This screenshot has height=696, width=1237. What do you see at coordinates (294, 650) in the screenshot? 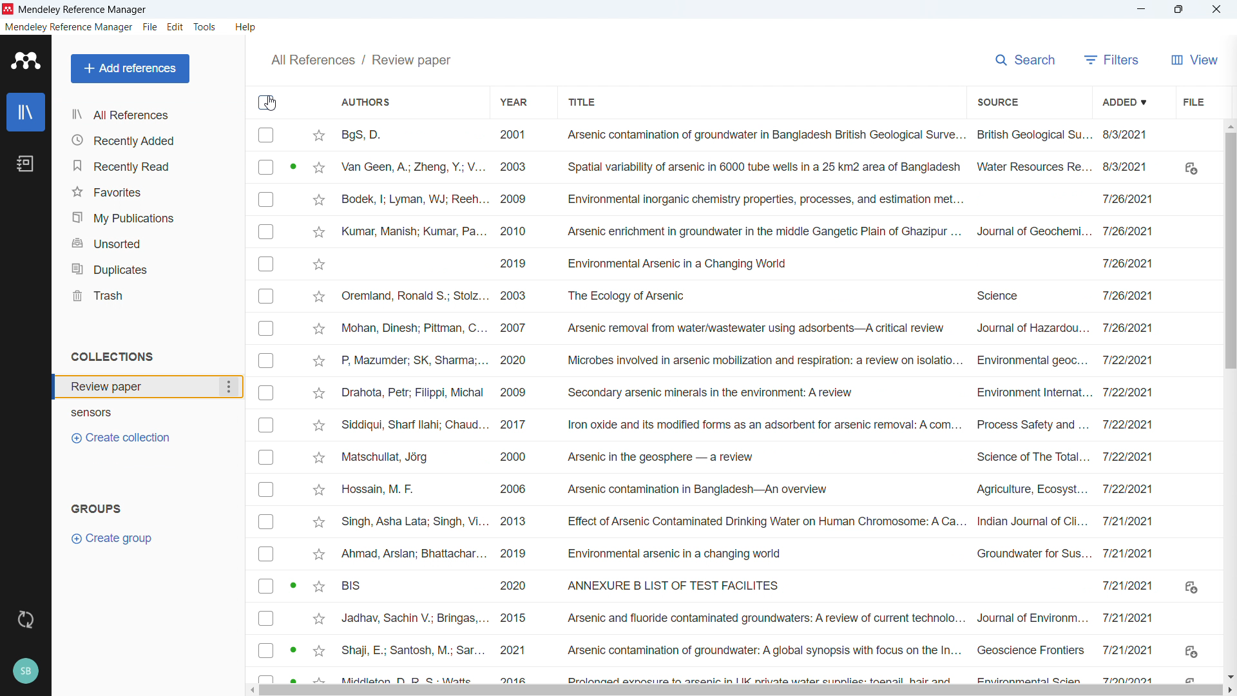
I see `Indicates current selection` at bounding box center [294, 650].